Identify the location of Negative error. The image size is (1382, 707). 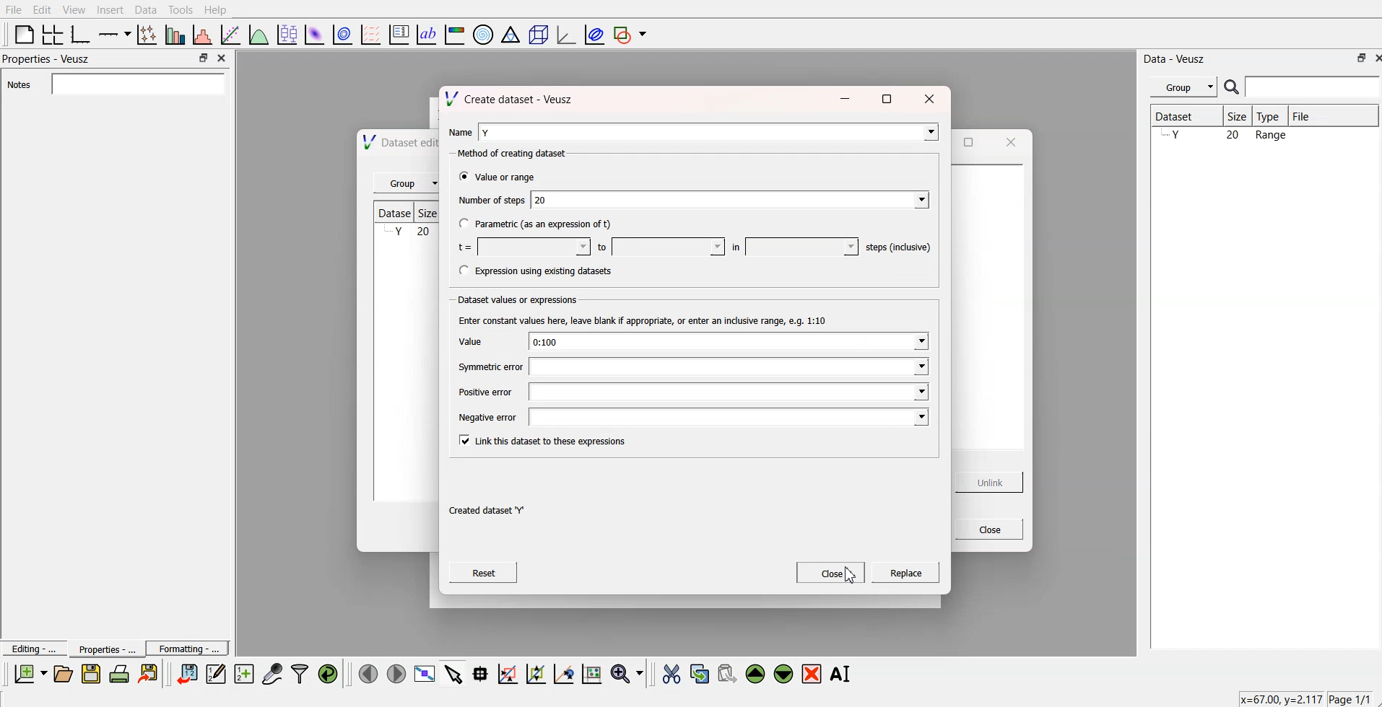
(484, 416).